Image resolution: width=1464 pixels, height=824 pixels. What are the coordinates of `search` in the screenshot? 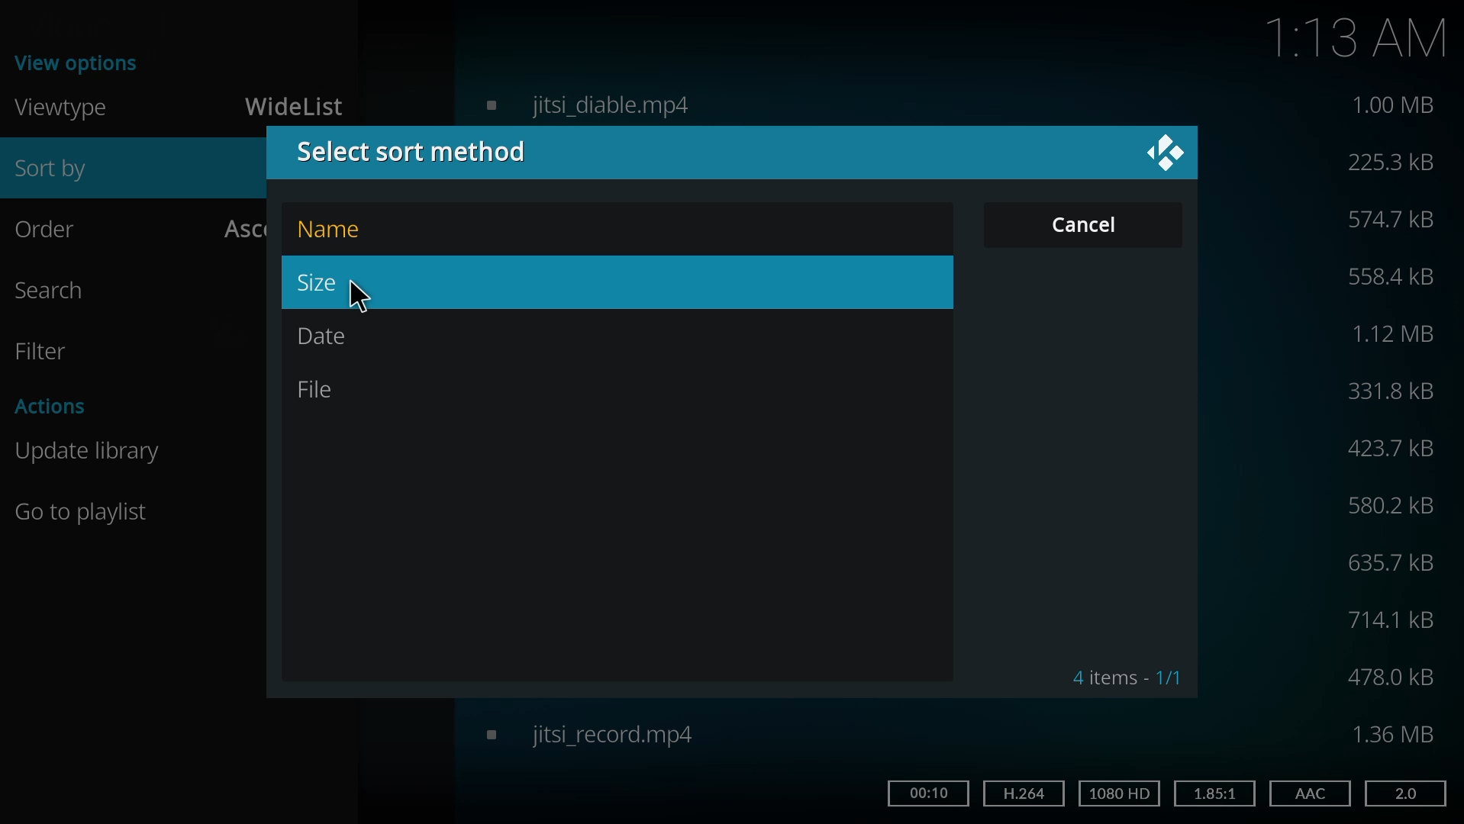 It's located at (53, 291).